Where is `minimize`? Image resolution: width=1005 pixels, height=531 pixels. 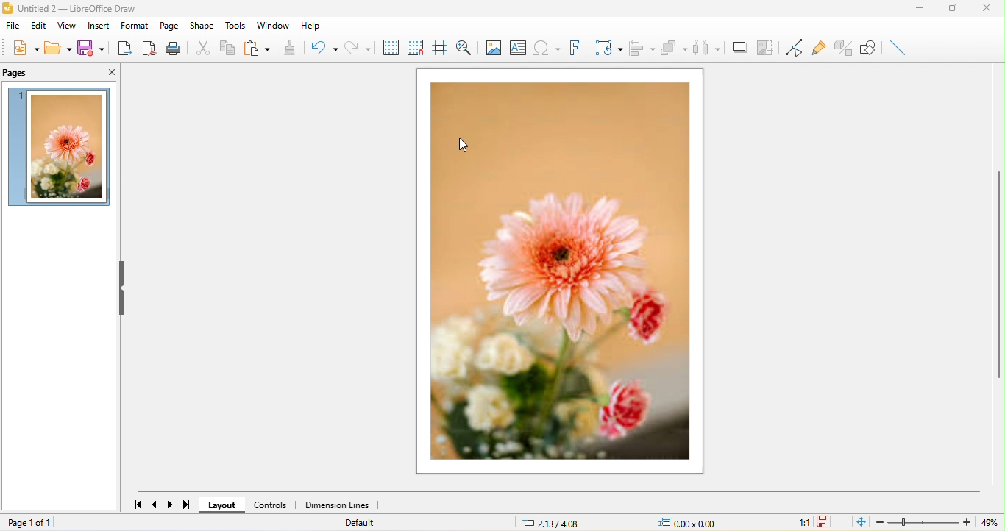 minimize is located at coordinates (926, 10).